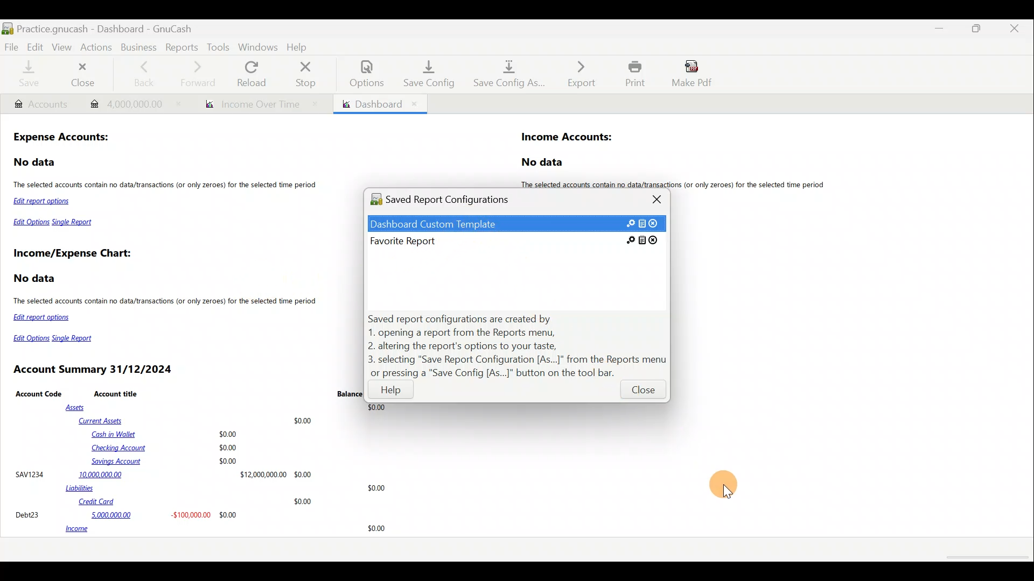 The width and height of the screenshot is (1034, 581). What do you see at coordinates (361, 74) in the screenshot?
I see `Options` at bounding box center [361, 74].